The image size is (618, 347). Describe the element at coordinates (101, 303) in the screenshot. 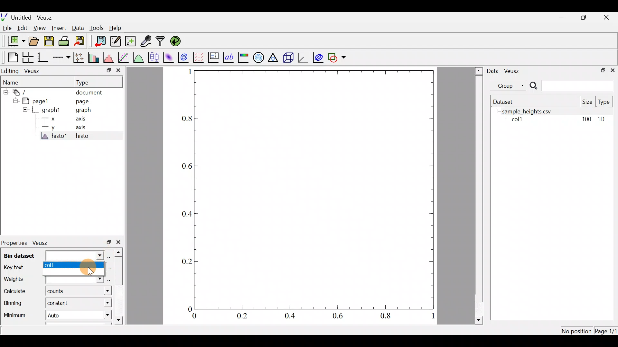

I see `Binning dropdown` at that location.